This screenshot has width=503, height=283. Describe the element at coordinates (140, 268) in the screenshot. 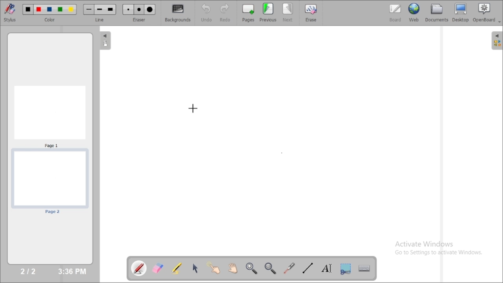

I see `annotate document` at that location.